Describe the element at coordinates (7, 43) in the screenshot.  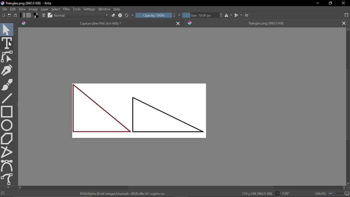
I see `text tool` at that location.